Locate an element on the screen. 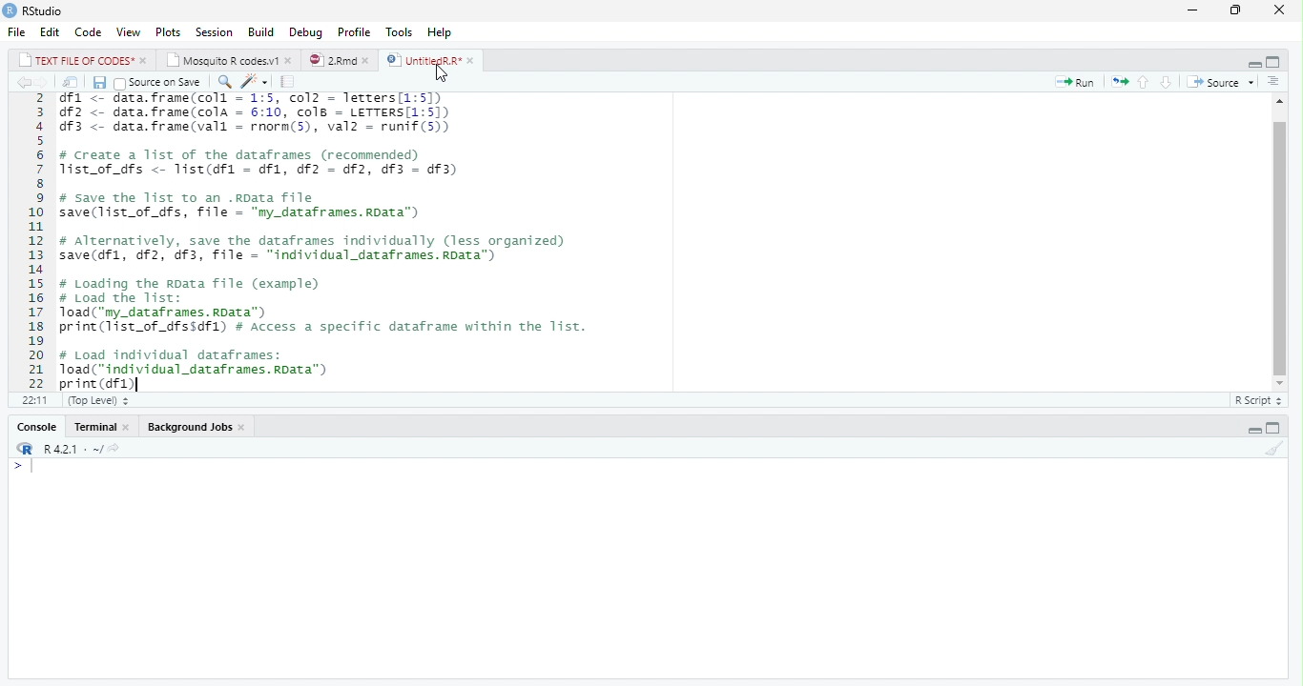 Image resolution: width=1303 pixels, height=686 pixels. Minimize is located at coordinates (1194, 10).